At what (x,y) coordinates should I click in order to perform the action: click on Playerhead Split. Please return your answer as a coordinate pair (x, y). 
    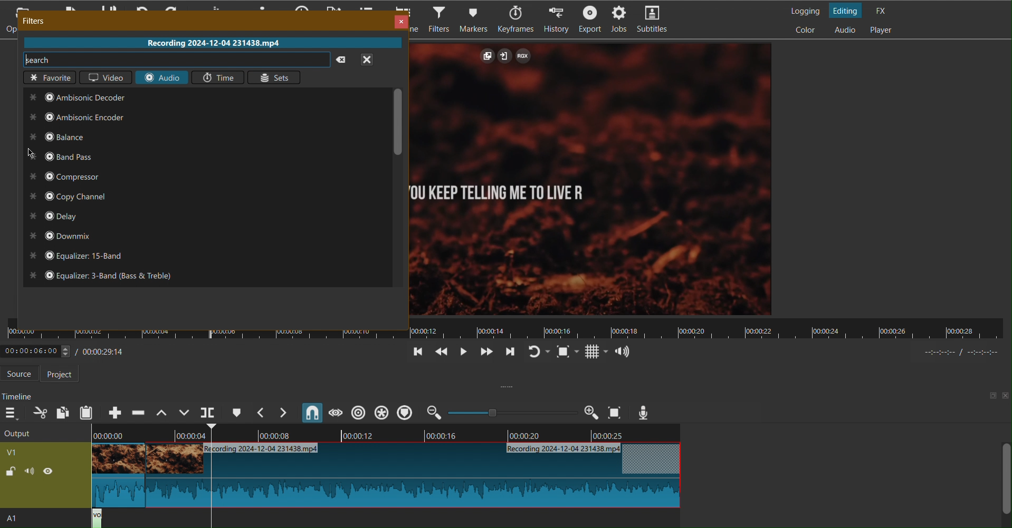
    Looking at the image, I should click on (208, 413).